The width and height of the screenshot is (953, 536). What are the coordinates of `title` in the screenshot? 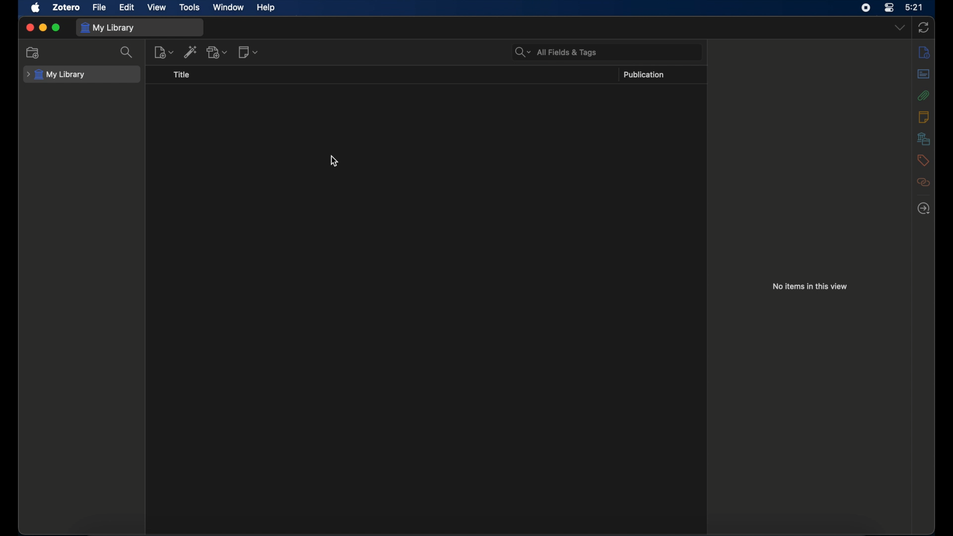 It's located at (182, 74).